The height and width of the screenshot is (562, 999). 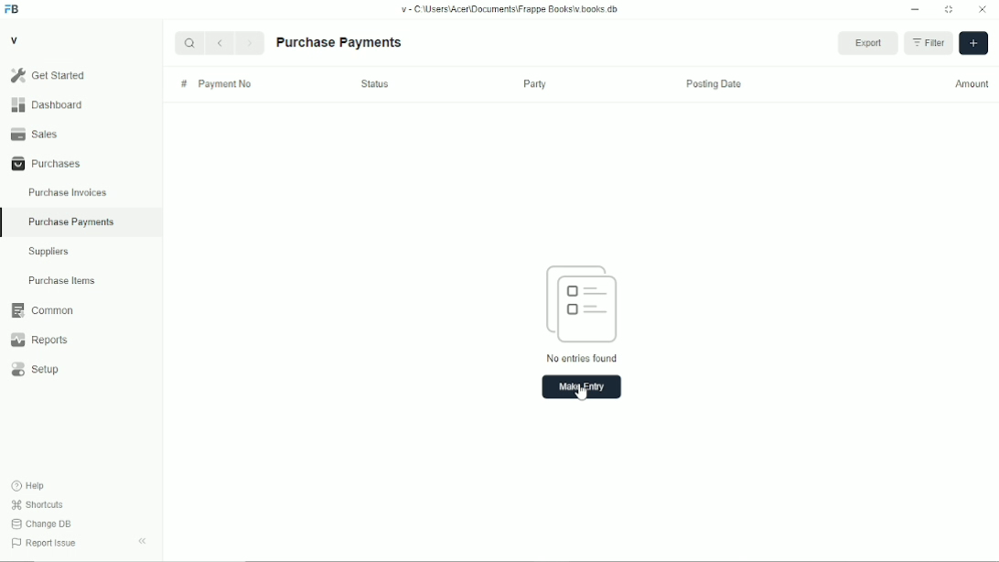 I want to click on Close, so click(x=983, y=9).